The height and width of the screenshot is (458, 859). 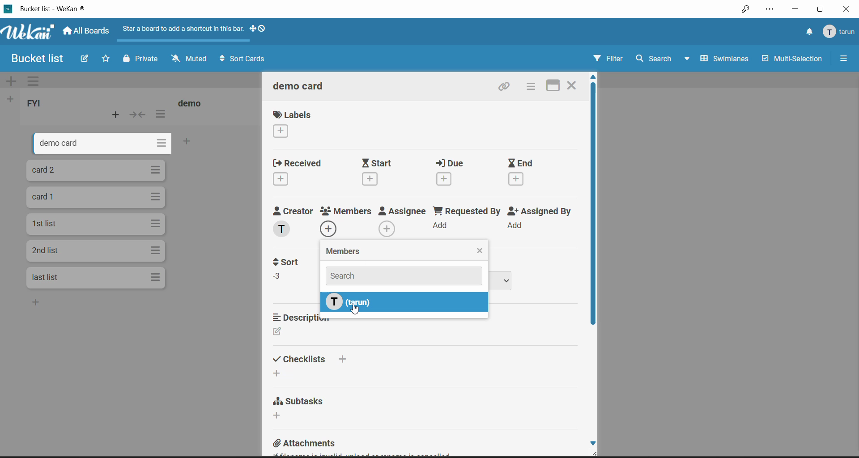 What do you see at coordinates (506, 86) in the screenshot?
I see `copy card link to clipboard` at bounding box center [506, 86].